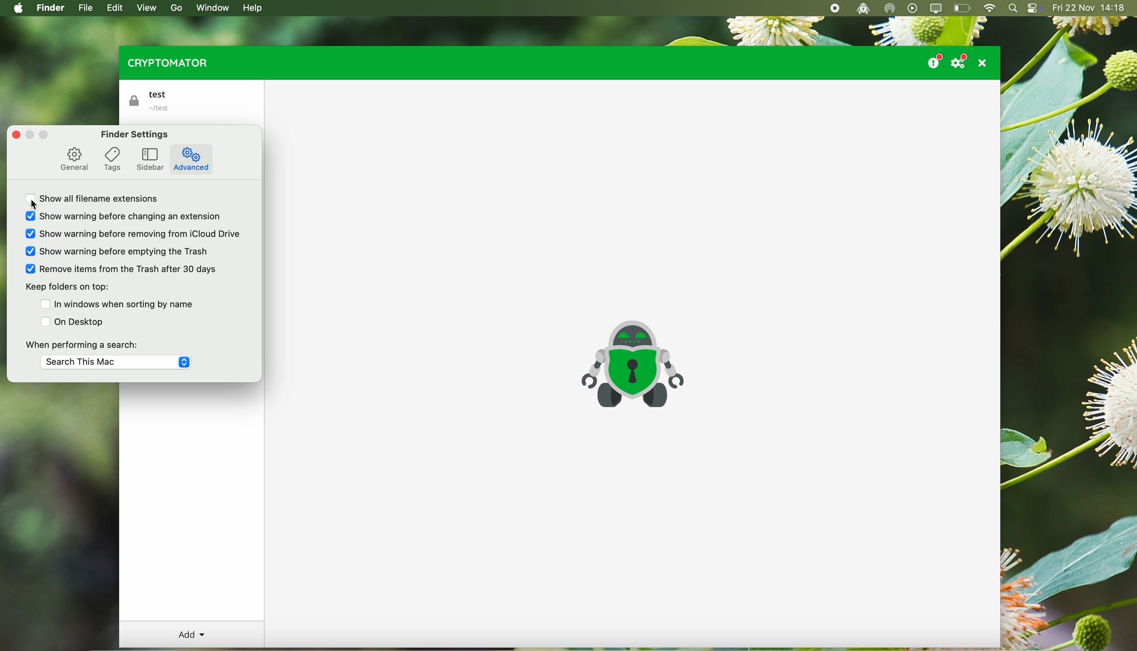 The image size is (1137, 651). Describe the element at coordinates (192, 635) in the screenshot. I see `add` at that location.